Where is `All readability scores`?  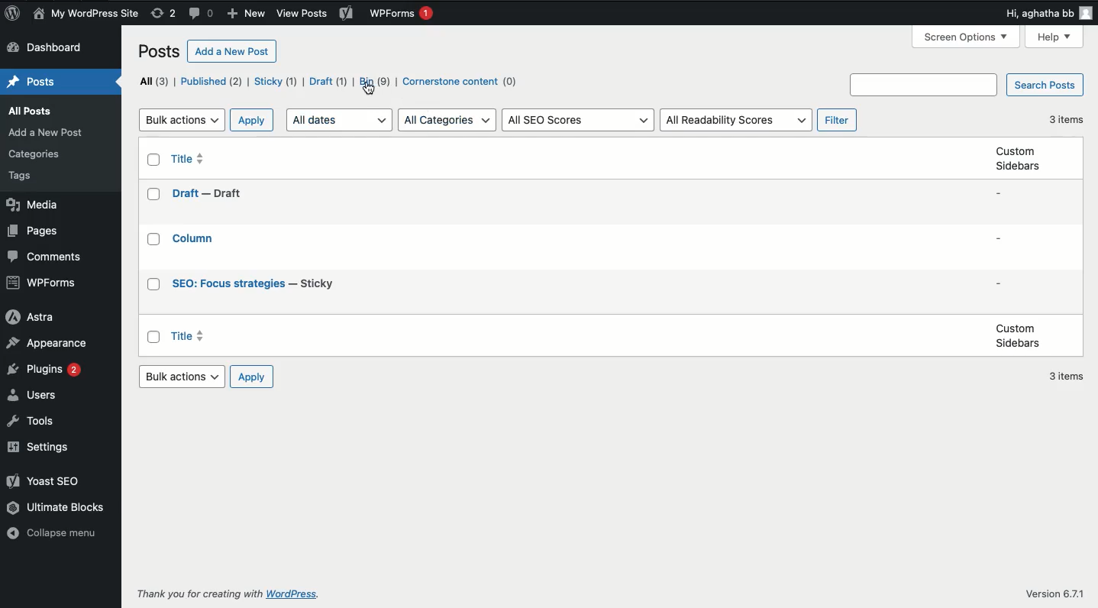
All readability scores is located at coordinates (739, 121).